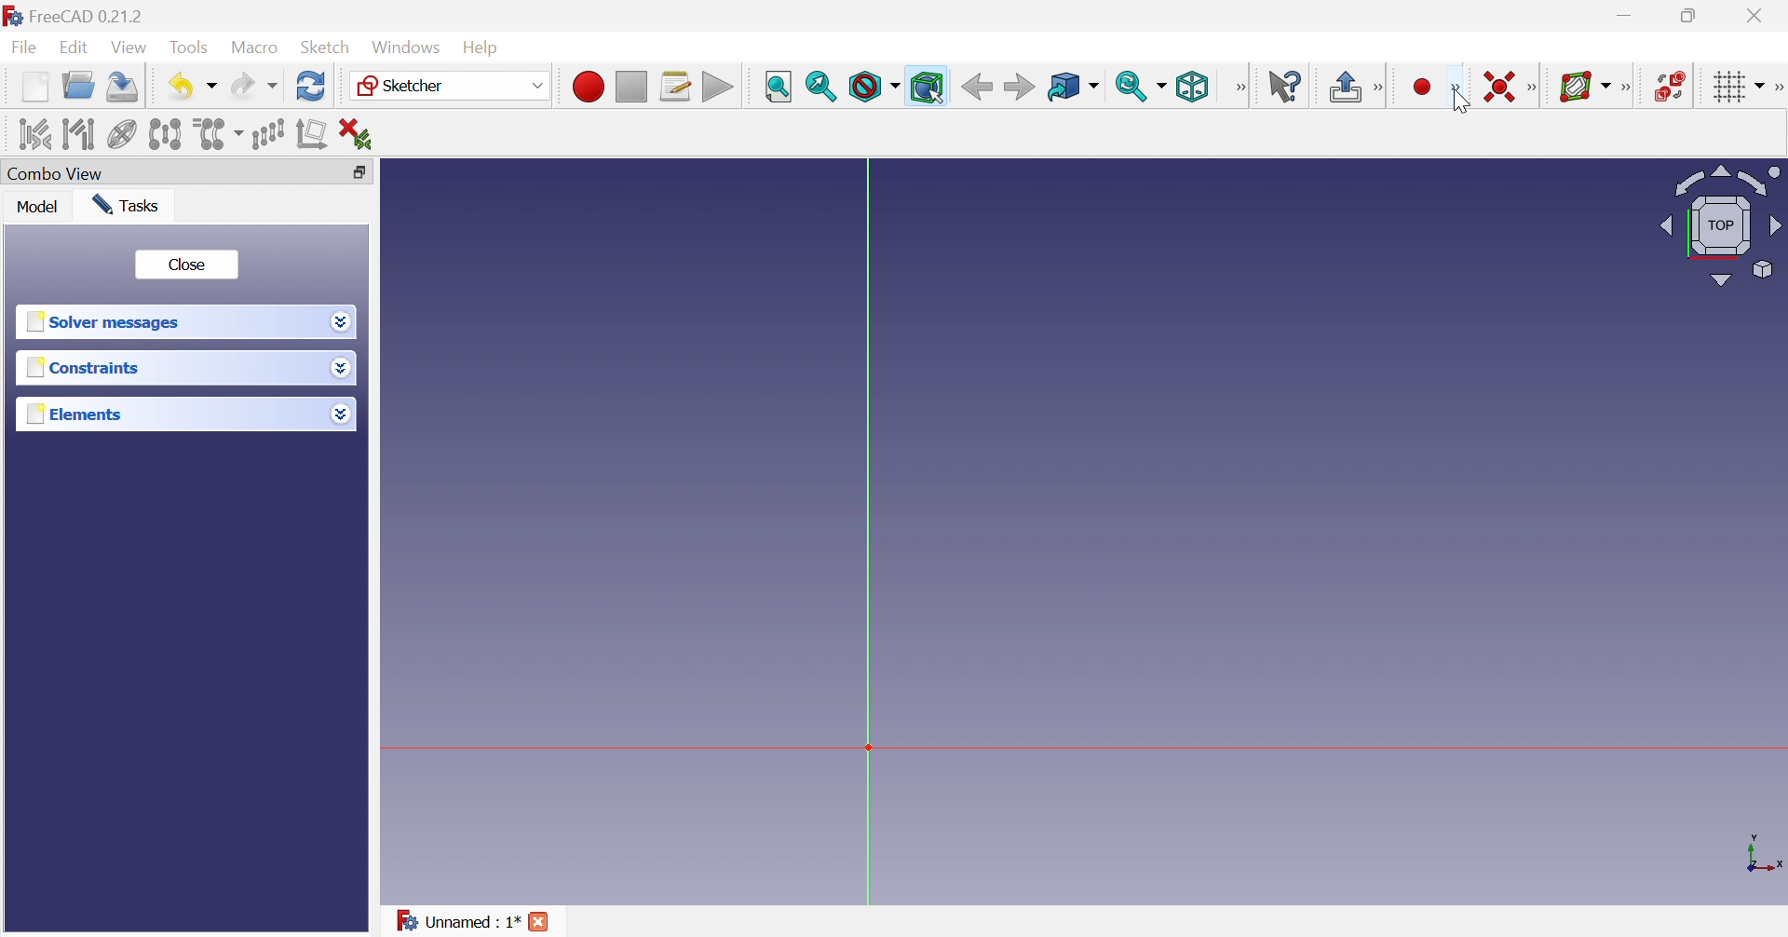  Describe the element at coordinates (74, 48) in the screenshot. I see `Edit` at that location.